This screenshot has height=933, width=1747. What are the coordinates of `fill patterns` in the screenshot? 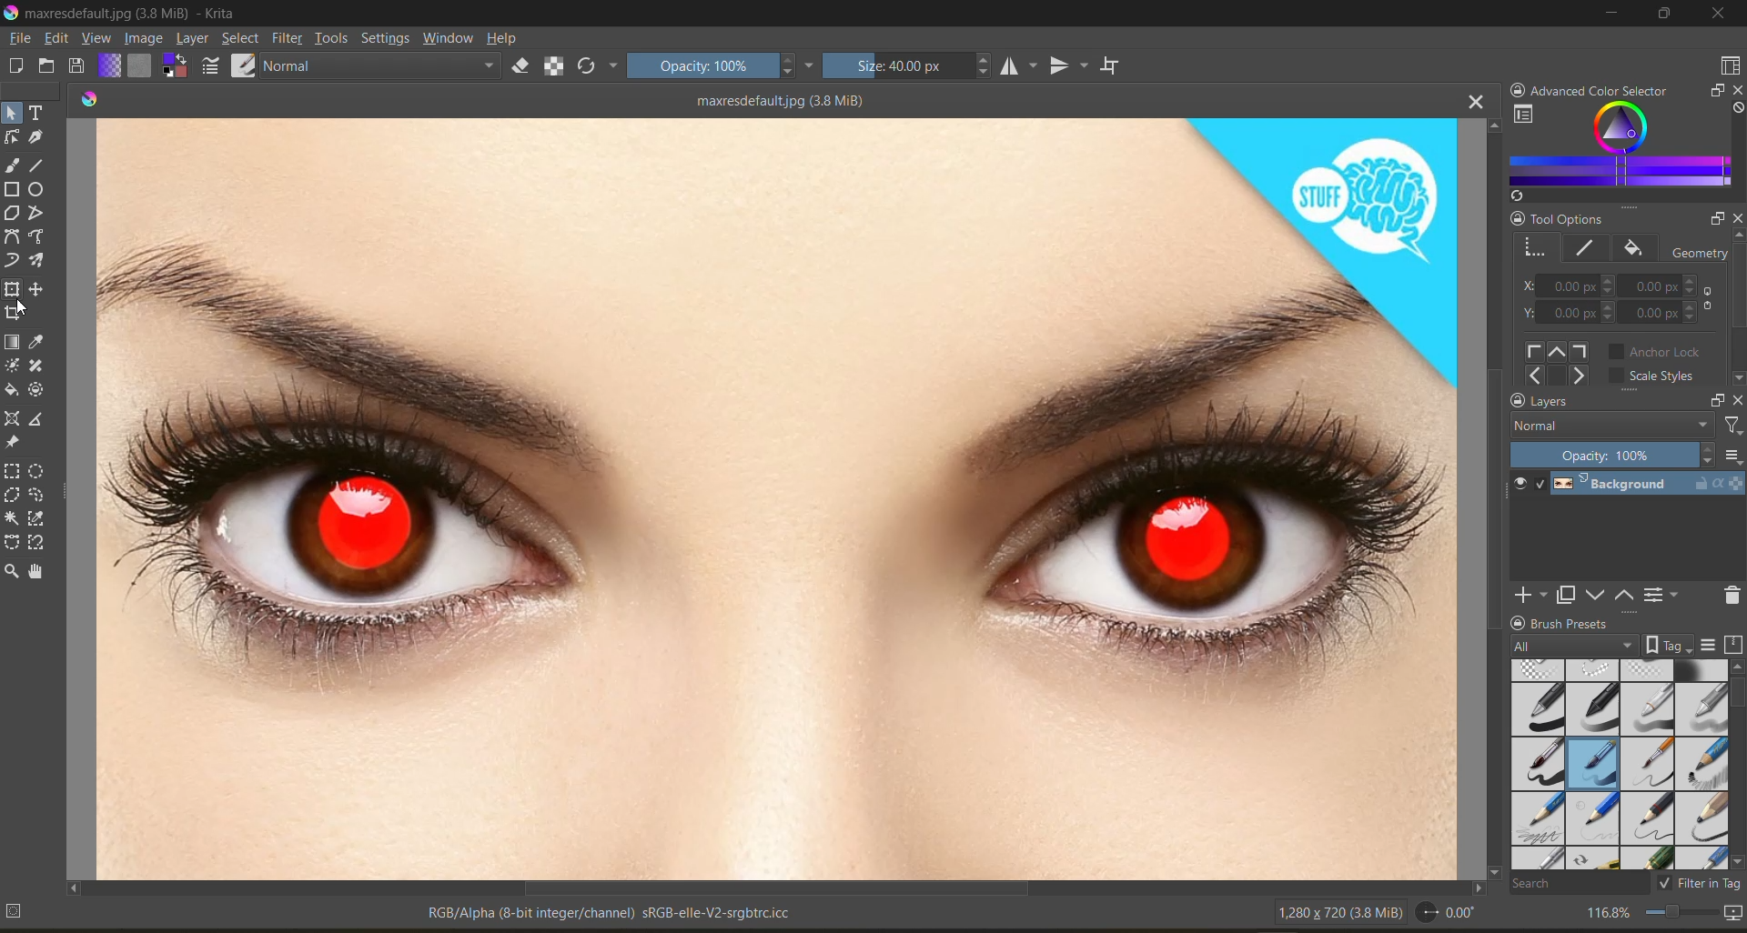 It's located at (142, 66).